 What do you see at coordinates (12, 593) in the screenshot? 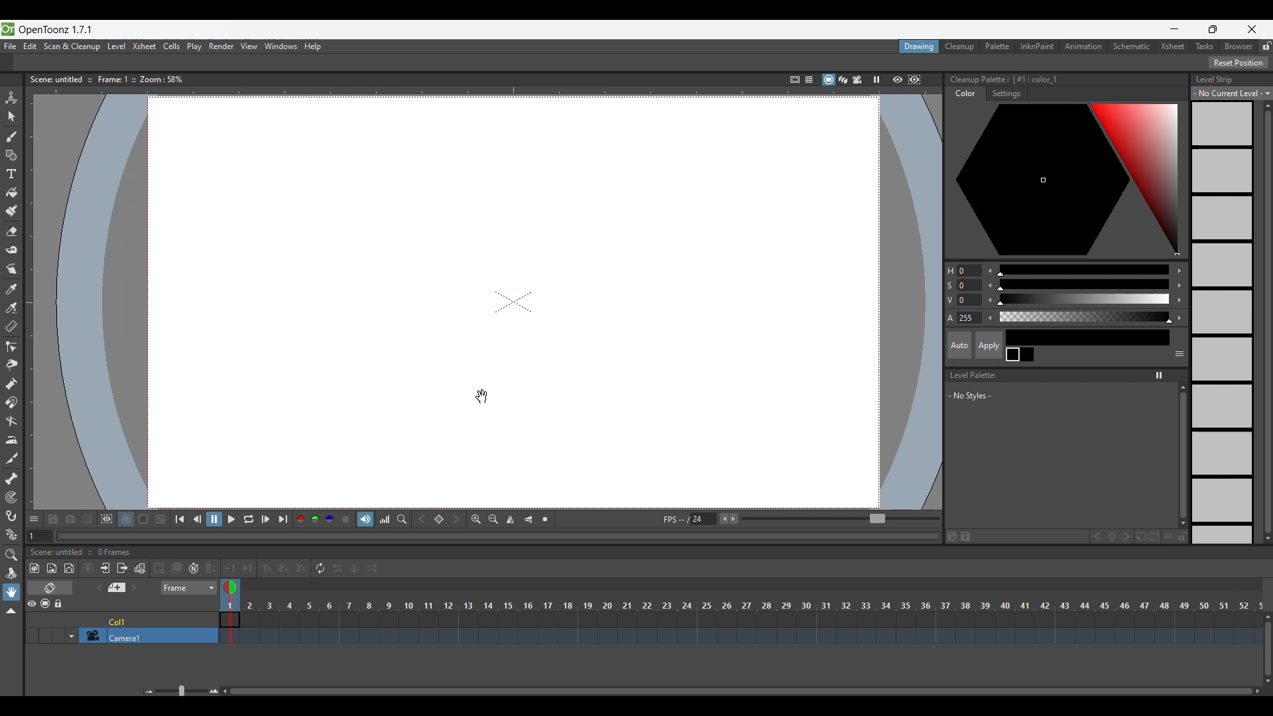
I see `Hand tool` at bounding box center [12, 593].